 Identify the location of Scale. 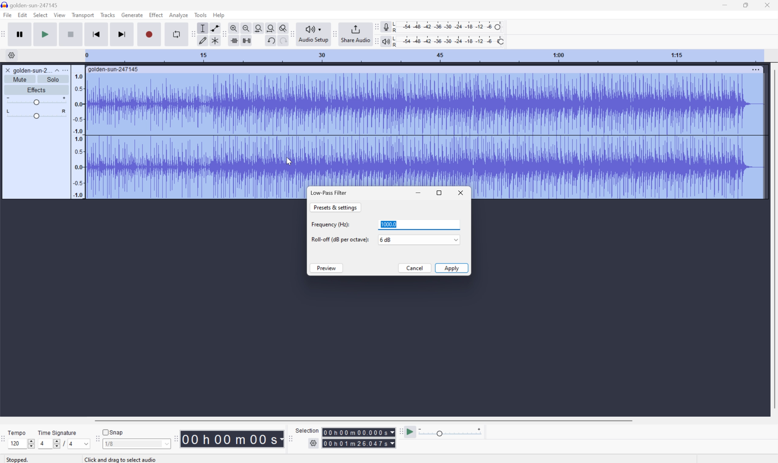
(423, 55).